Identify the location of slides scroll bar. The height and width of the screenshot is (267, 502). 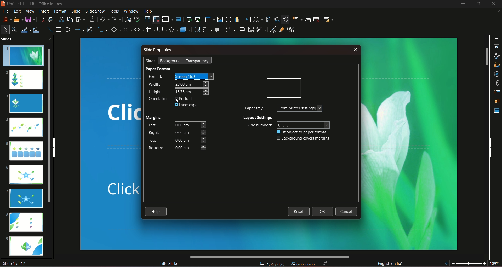
(51, 125).